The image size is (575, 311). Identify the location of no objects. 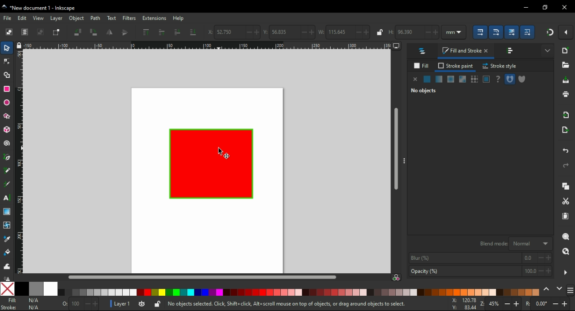
(423, 90).